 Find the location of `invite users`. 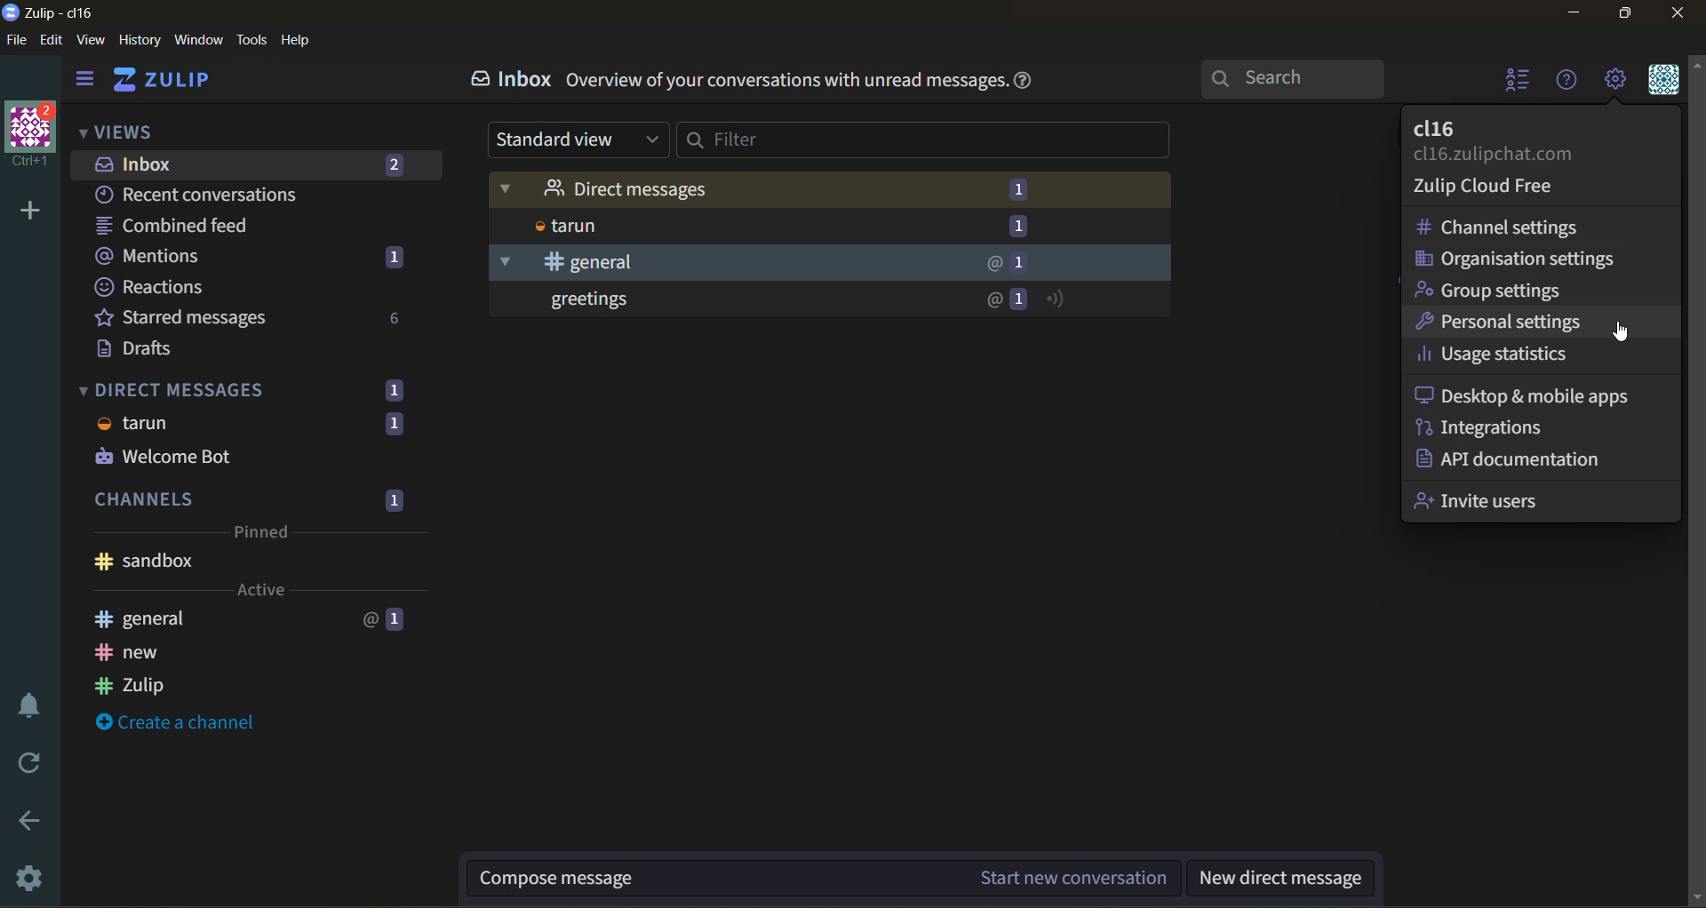

invite users is located at coordinates (1478, 506).